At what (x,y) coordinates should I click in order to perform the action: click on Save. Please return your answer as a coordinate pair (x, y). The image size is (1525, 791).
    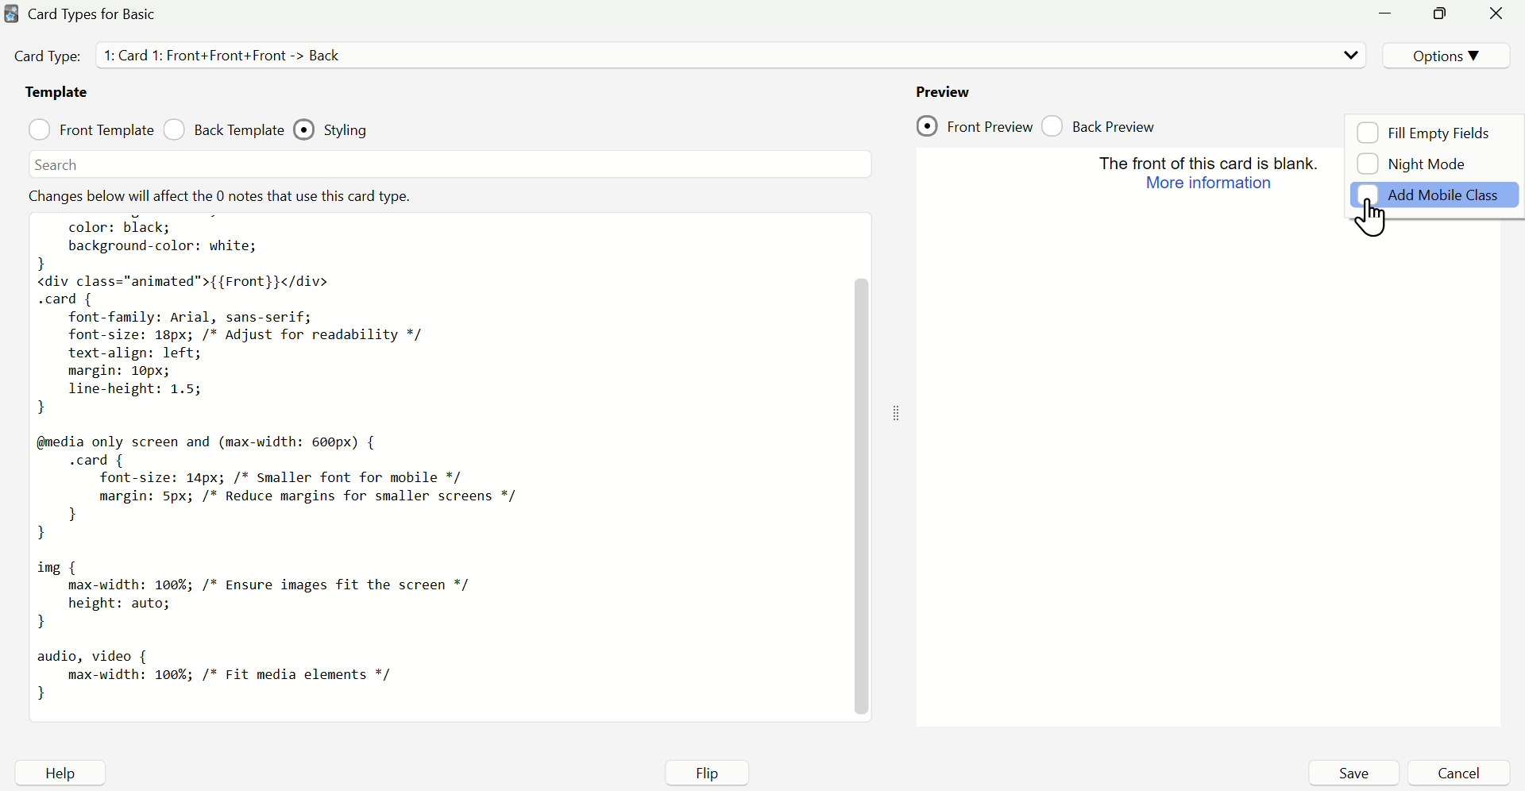
    Looking at the image, I should click on (1353, 773).